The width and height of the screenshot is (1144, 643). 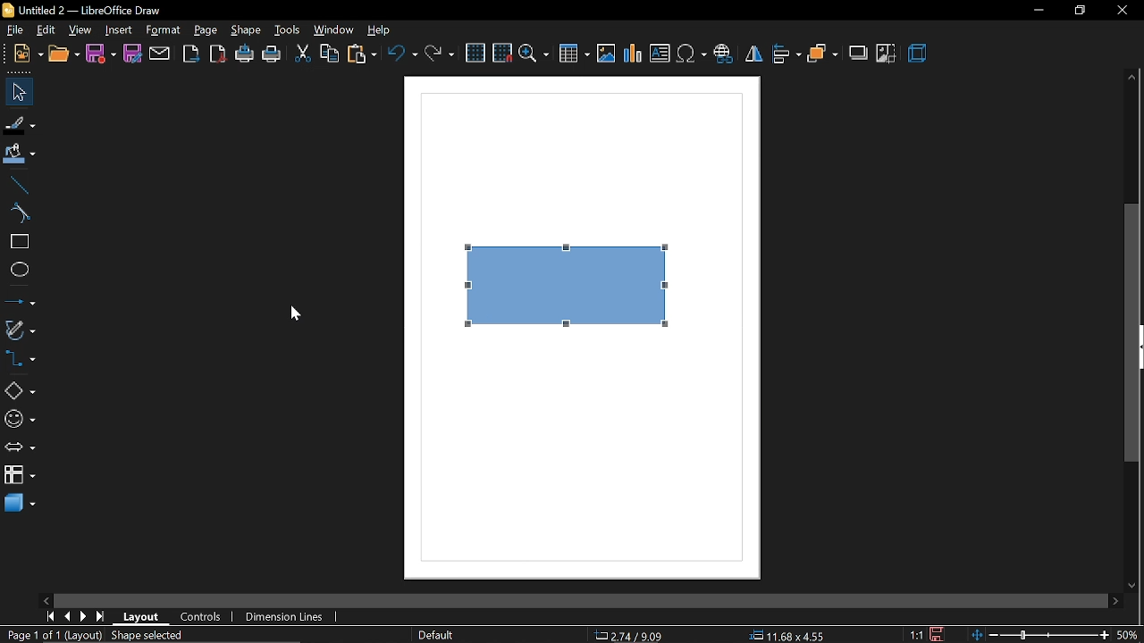 What do you see at coordinates (753, 54) in the screenshot?
I see `flip` at bounding box center [753, 54].